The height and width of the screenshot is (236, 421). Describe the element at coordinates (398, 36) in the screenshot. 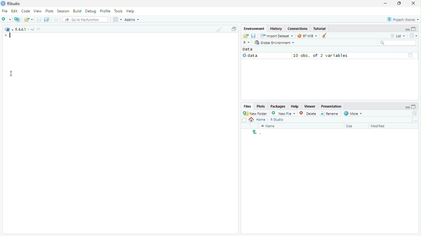

I see `View by list` at that location.